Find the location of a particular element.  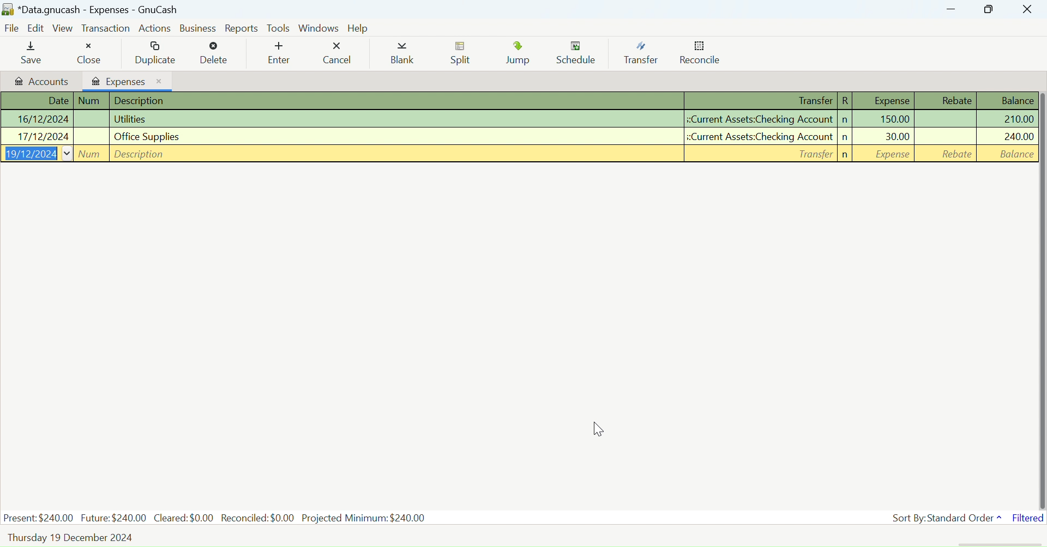

View is located at coordinates (63, 30).